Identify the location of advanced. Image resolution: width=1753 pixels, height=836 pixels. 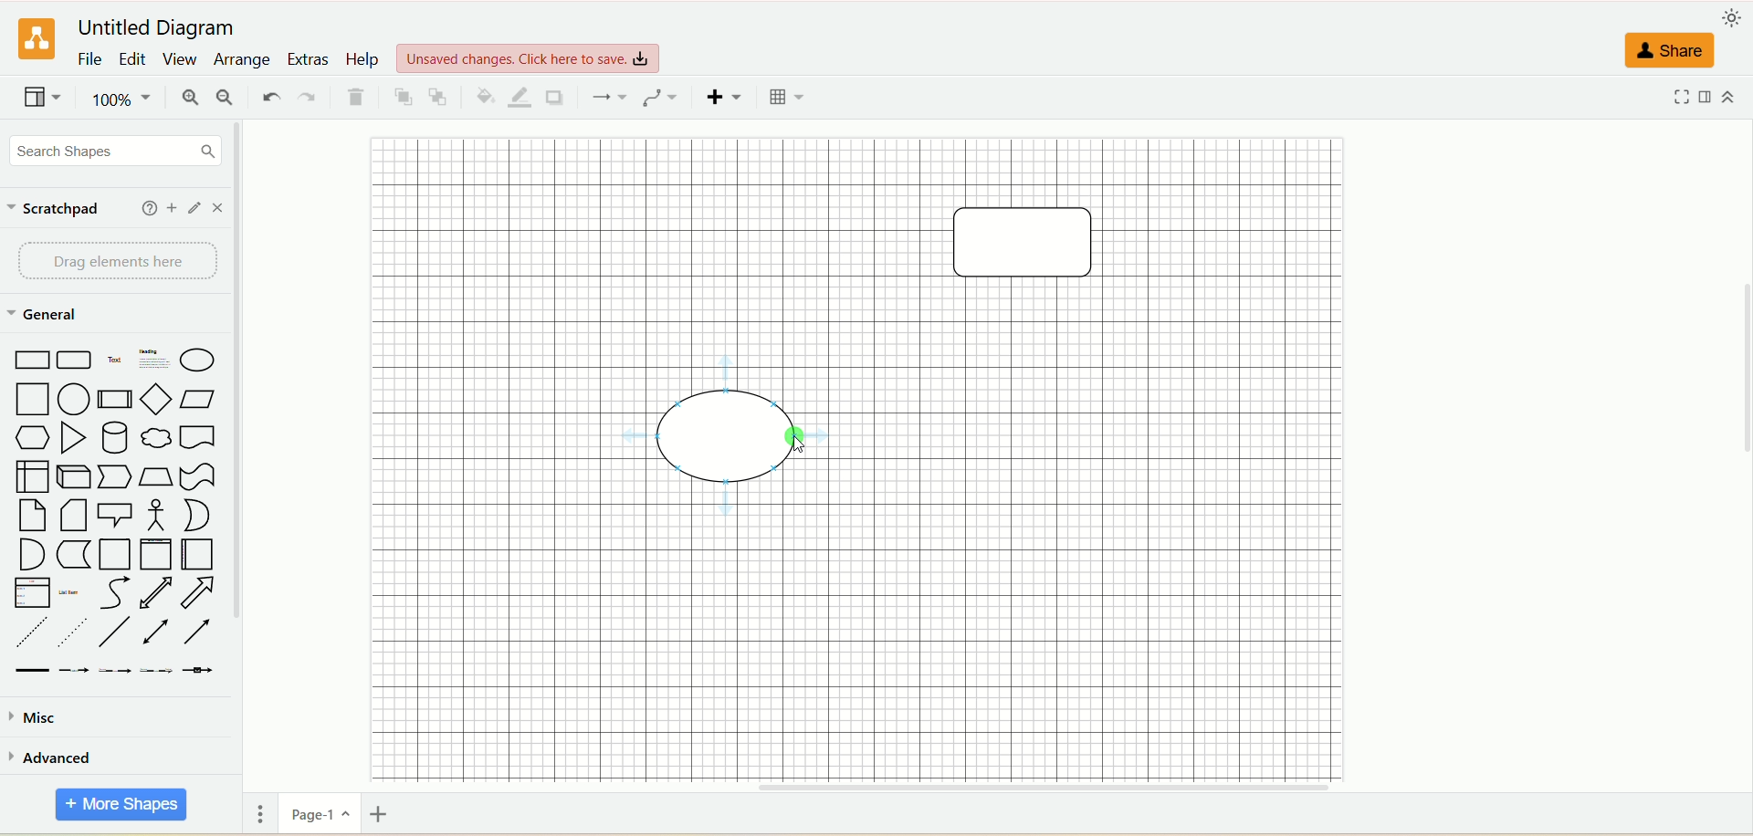
(53, 757).